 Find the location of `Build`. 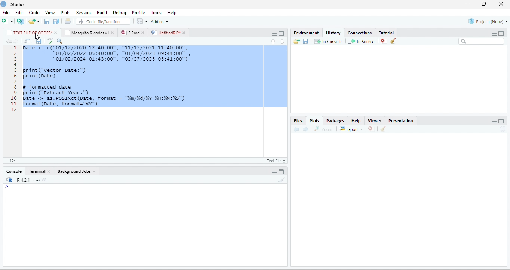

Build is located at coordinates (102, 13).